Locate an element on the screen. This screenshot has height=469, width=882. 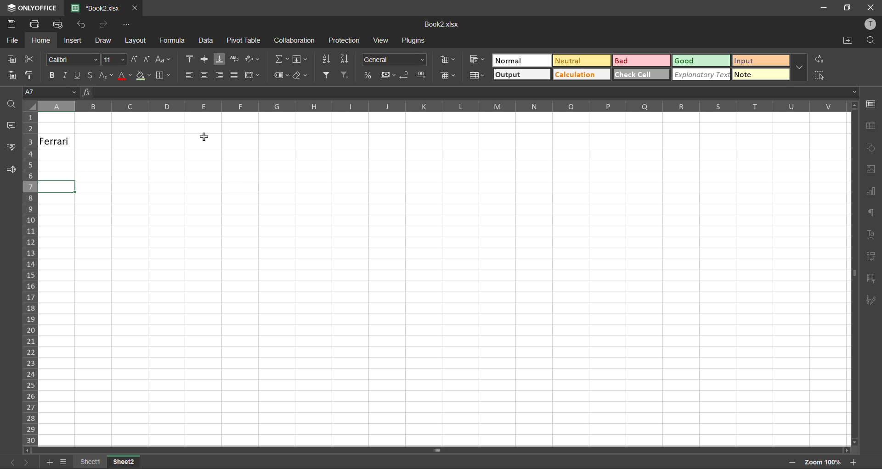
cut is located at coordinates (31, 59).